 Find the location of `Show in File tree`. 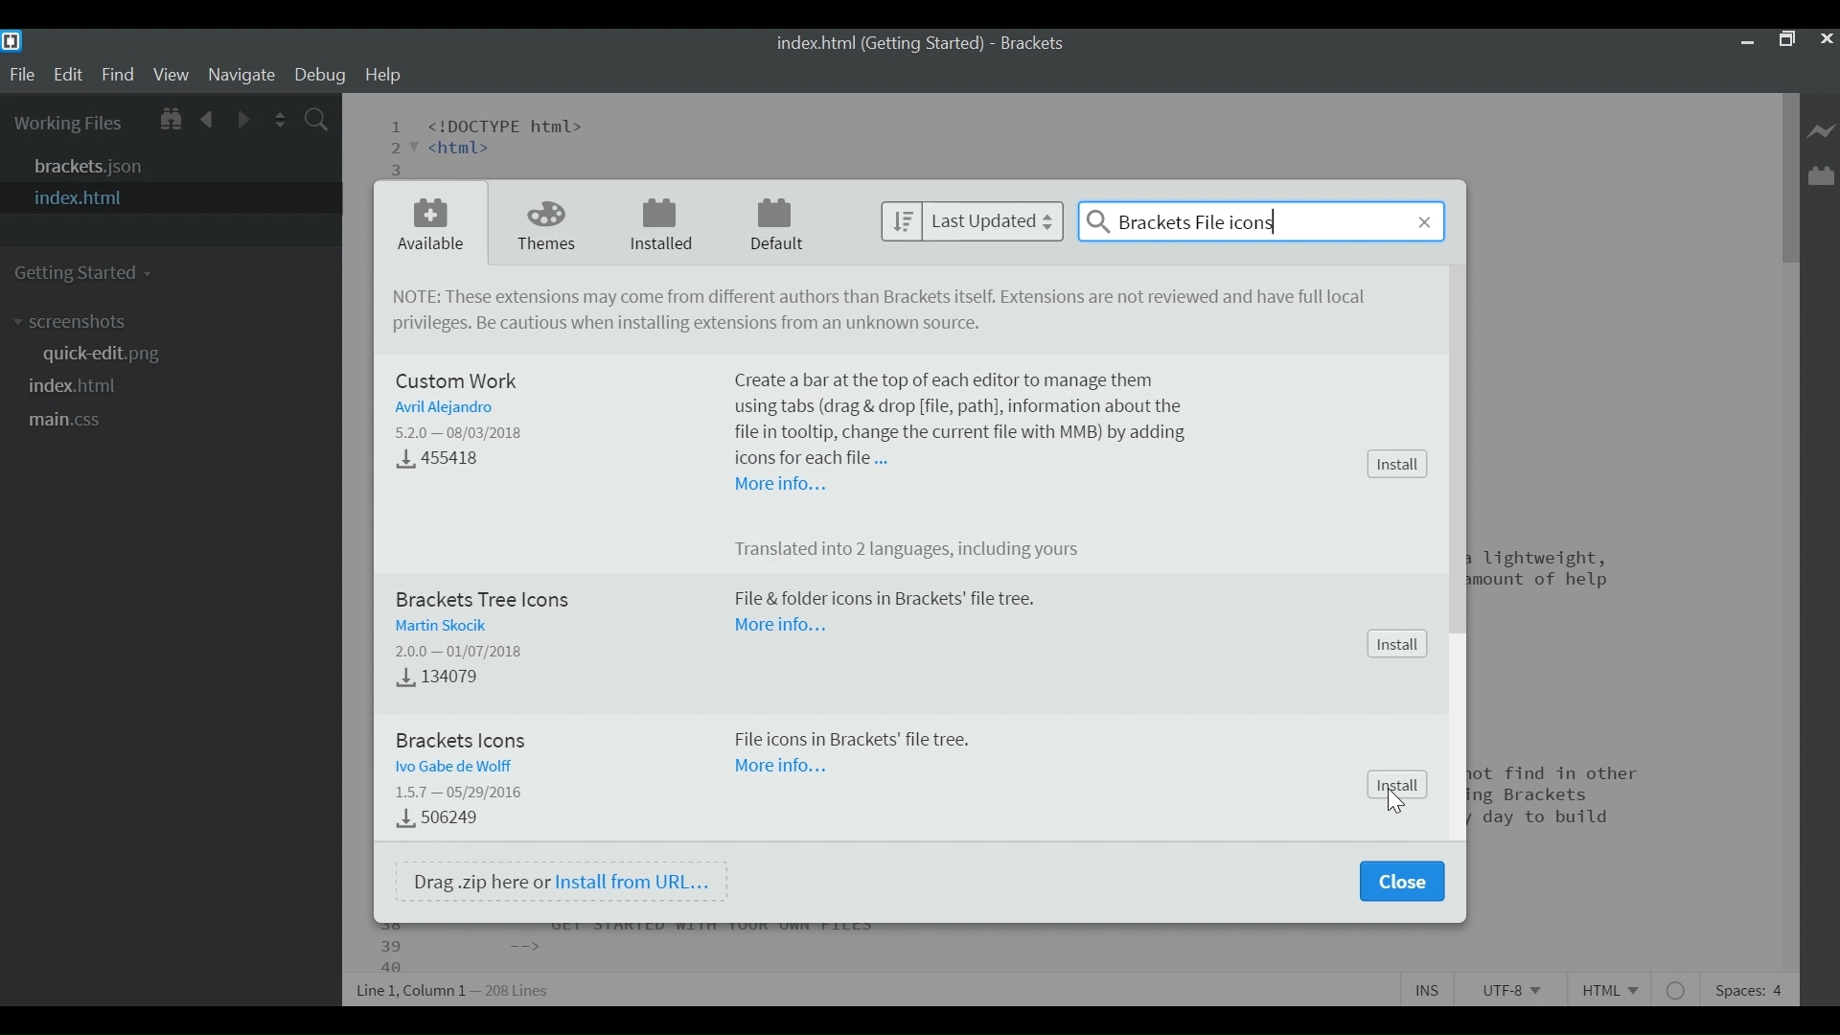

Show in File tree is located at coordinates (172, 119).